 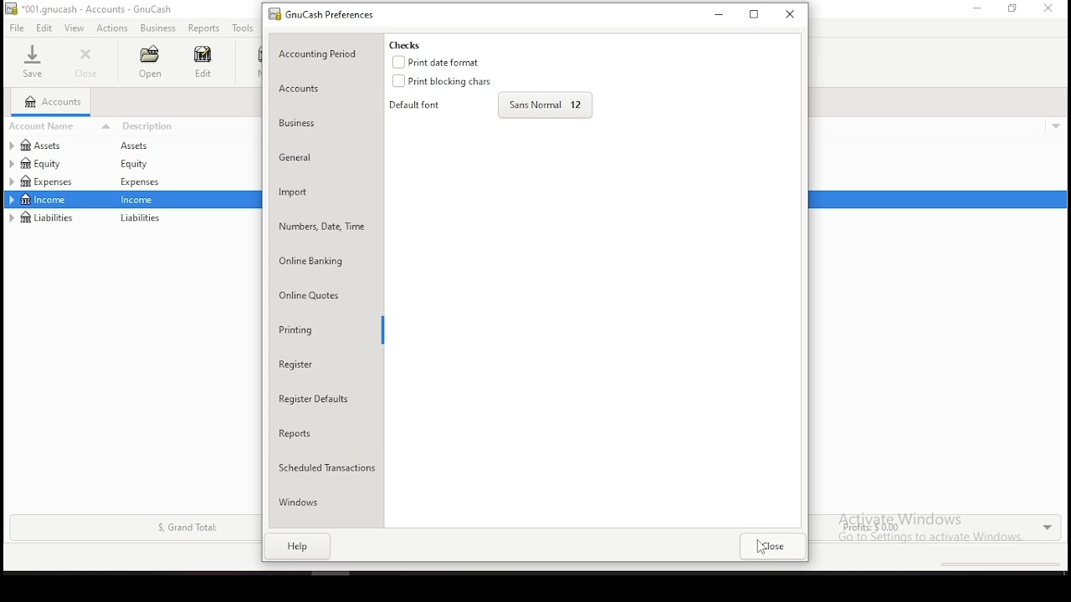 I want to click on assets, so click(x=55, y=145).